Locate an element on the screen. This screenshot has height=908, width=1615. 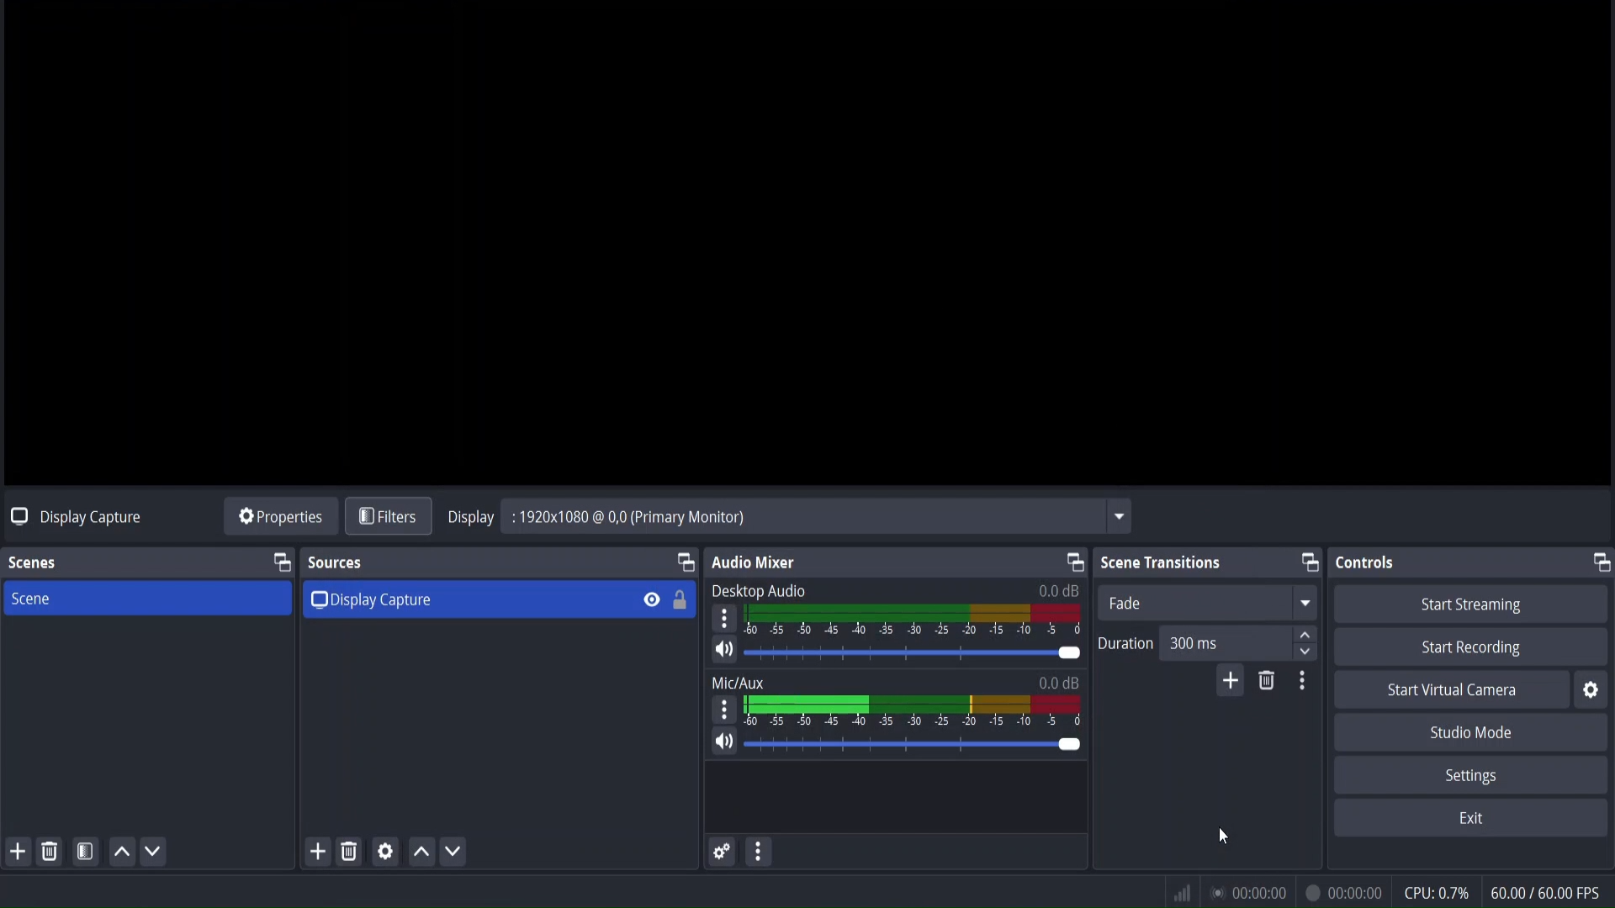
no source selected is located at coordinates (72, 515).